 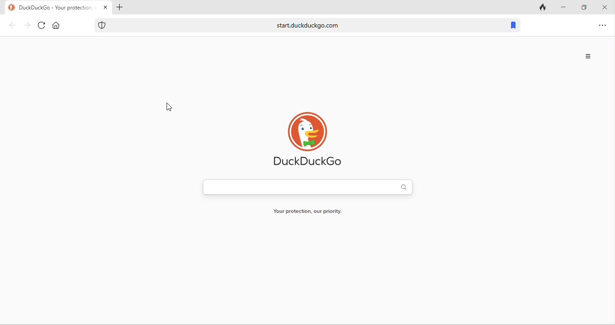 What do you see at coordinates (583, 7) in the screenshot?
I see `minimize` at bounding box center [583, 7].